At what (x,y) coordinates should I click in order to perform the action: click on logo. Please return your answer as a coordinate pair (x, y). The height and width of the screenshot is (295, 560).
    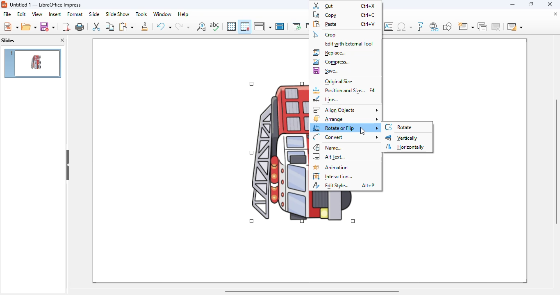
    Looking at the image, I should click on (4, 4).